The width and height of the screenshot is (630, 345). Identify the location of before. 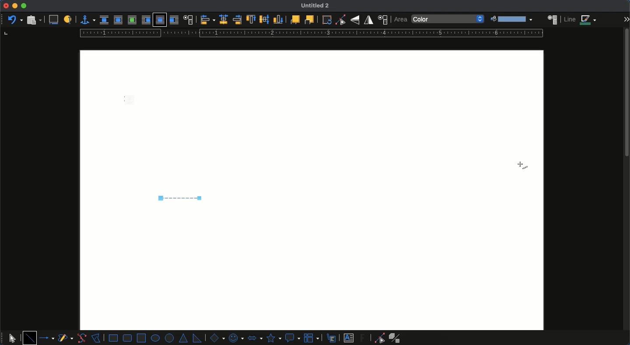
(146, 20).